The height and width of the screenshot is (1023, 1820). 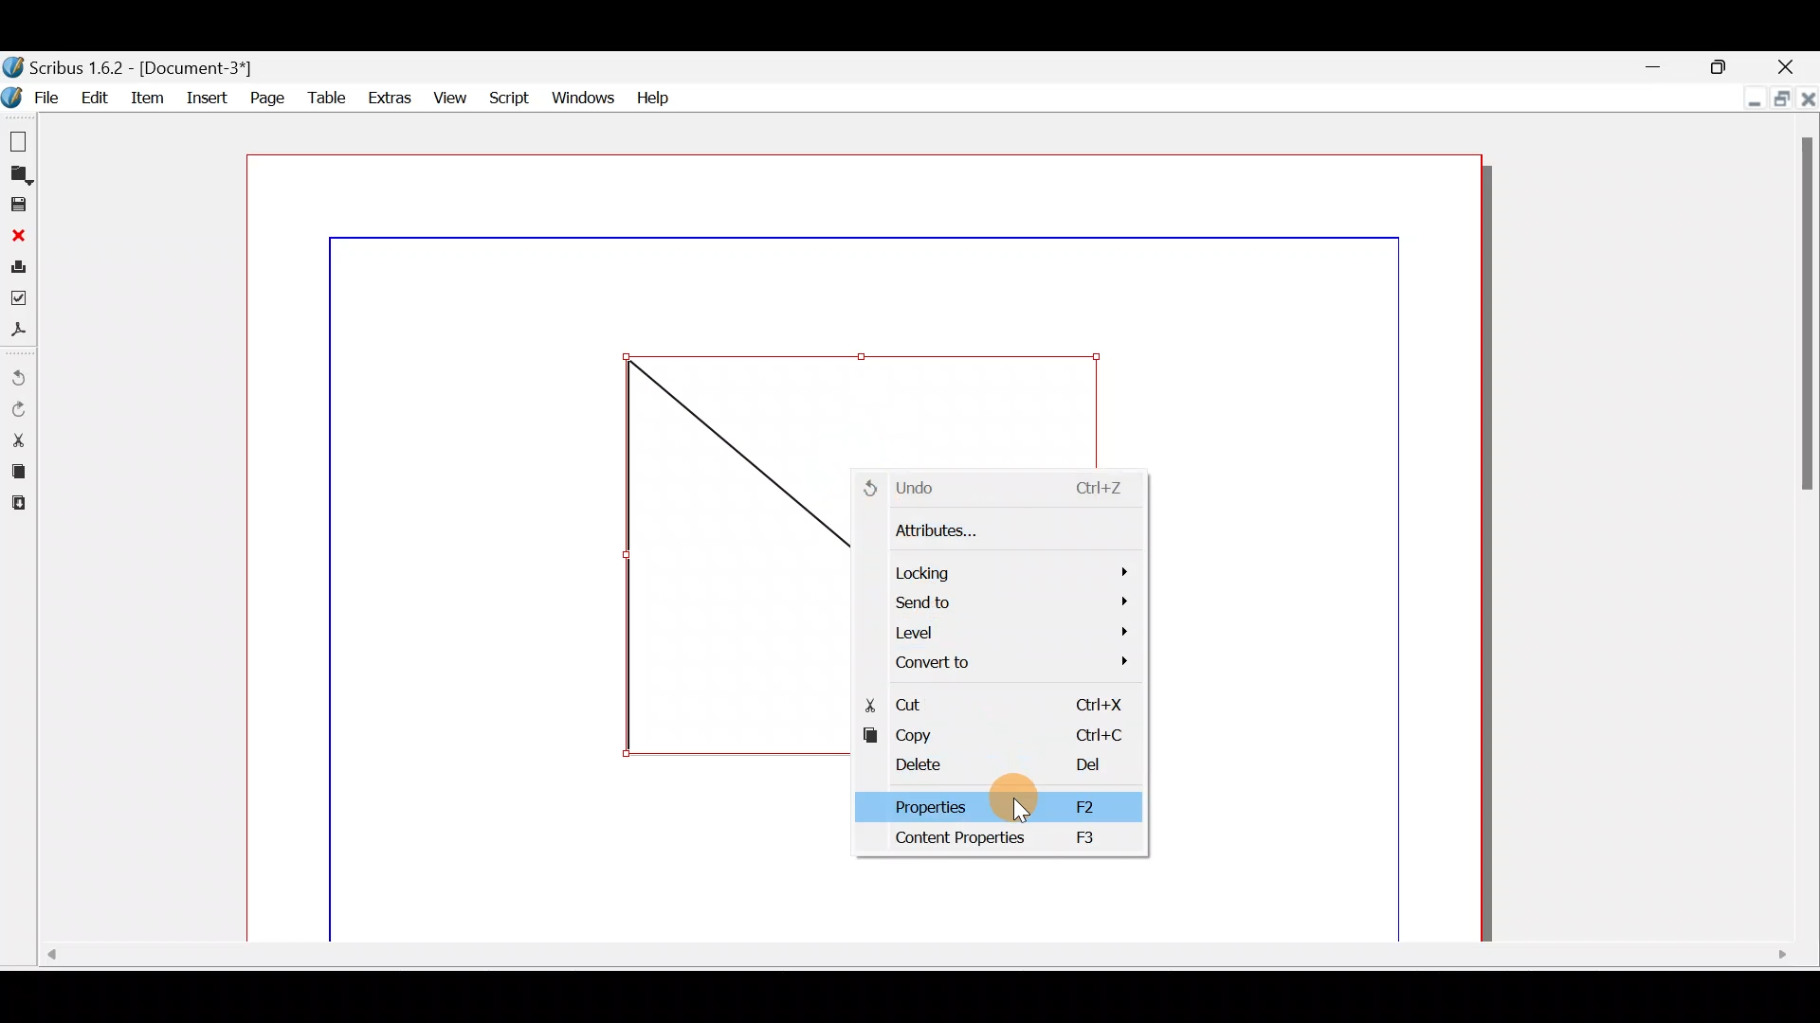 What do you see at coordinates (385, 95) in the screenshot?
I see `Extras` at bounding box center [385, 95].